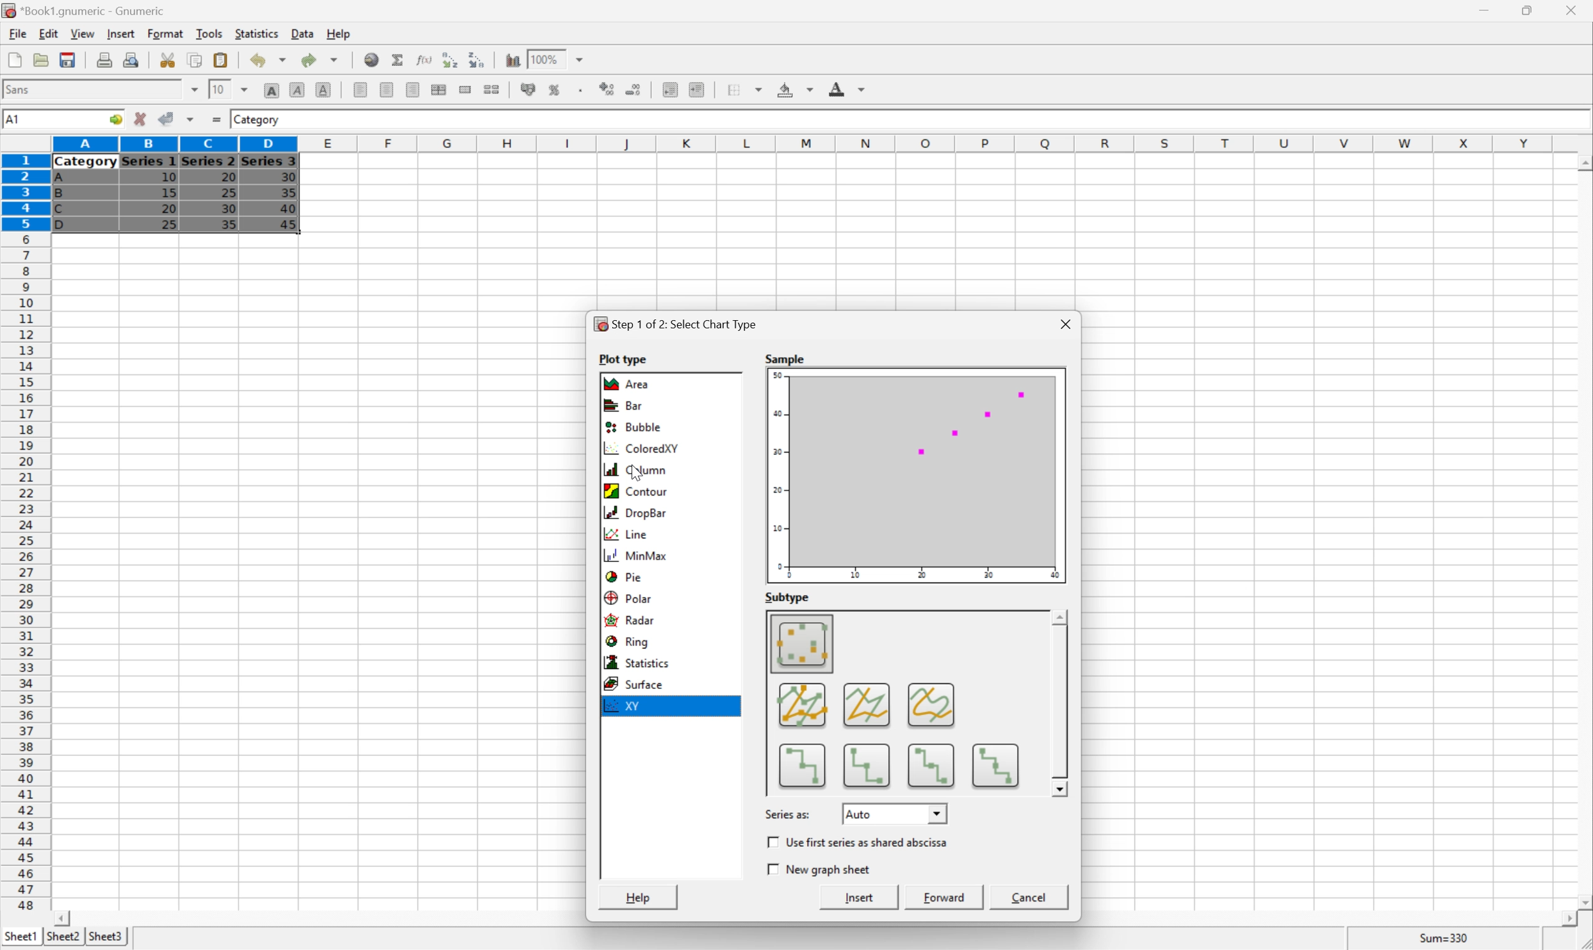 The image size is (1593, 950). Describe the element at coordinates (425, 60) in the screenshot. I see `Edit function in current cell` at that location.